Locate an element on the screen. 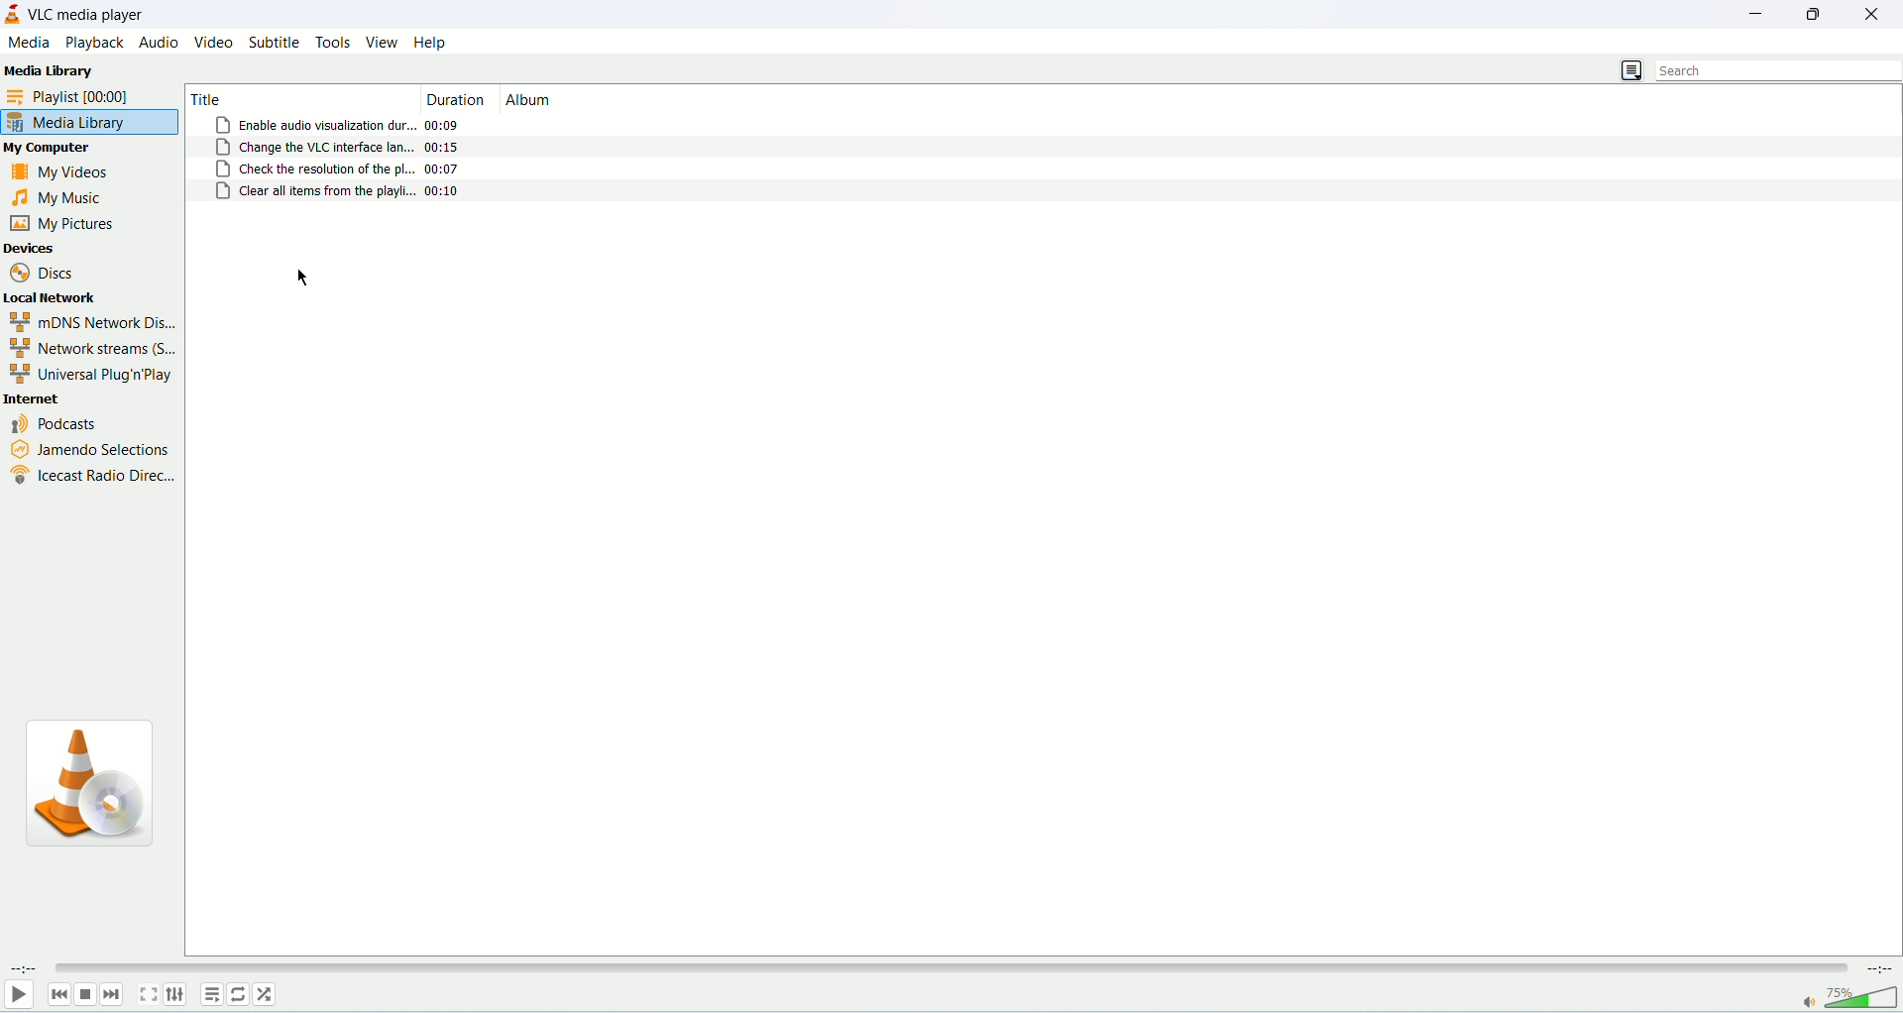 The width and height of the screenshot is (1903, 1013). internet is located at coordinates (34, 398).